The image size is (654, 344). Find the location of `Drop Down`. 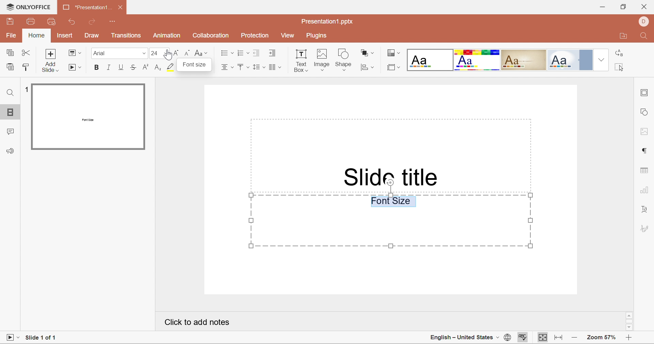

Drop Down is located at coordinates (144, 55).